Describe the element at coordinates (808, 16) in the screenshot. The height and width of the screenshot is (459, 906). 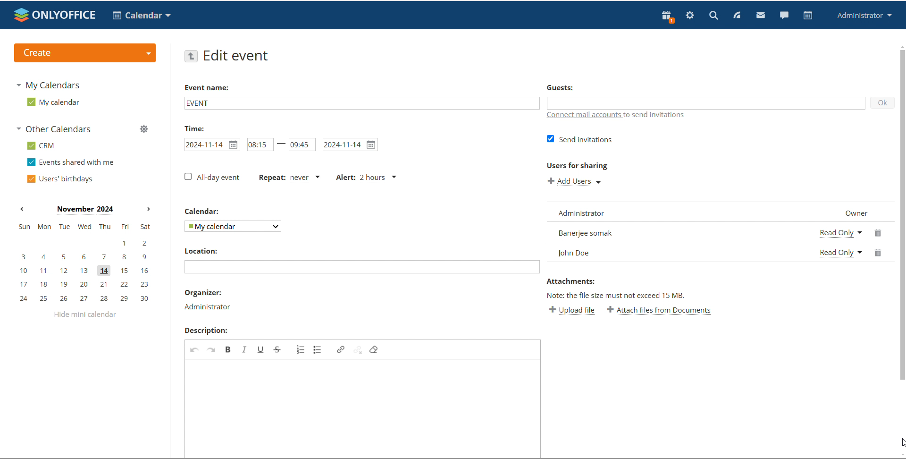
I see `calendar` at that location.